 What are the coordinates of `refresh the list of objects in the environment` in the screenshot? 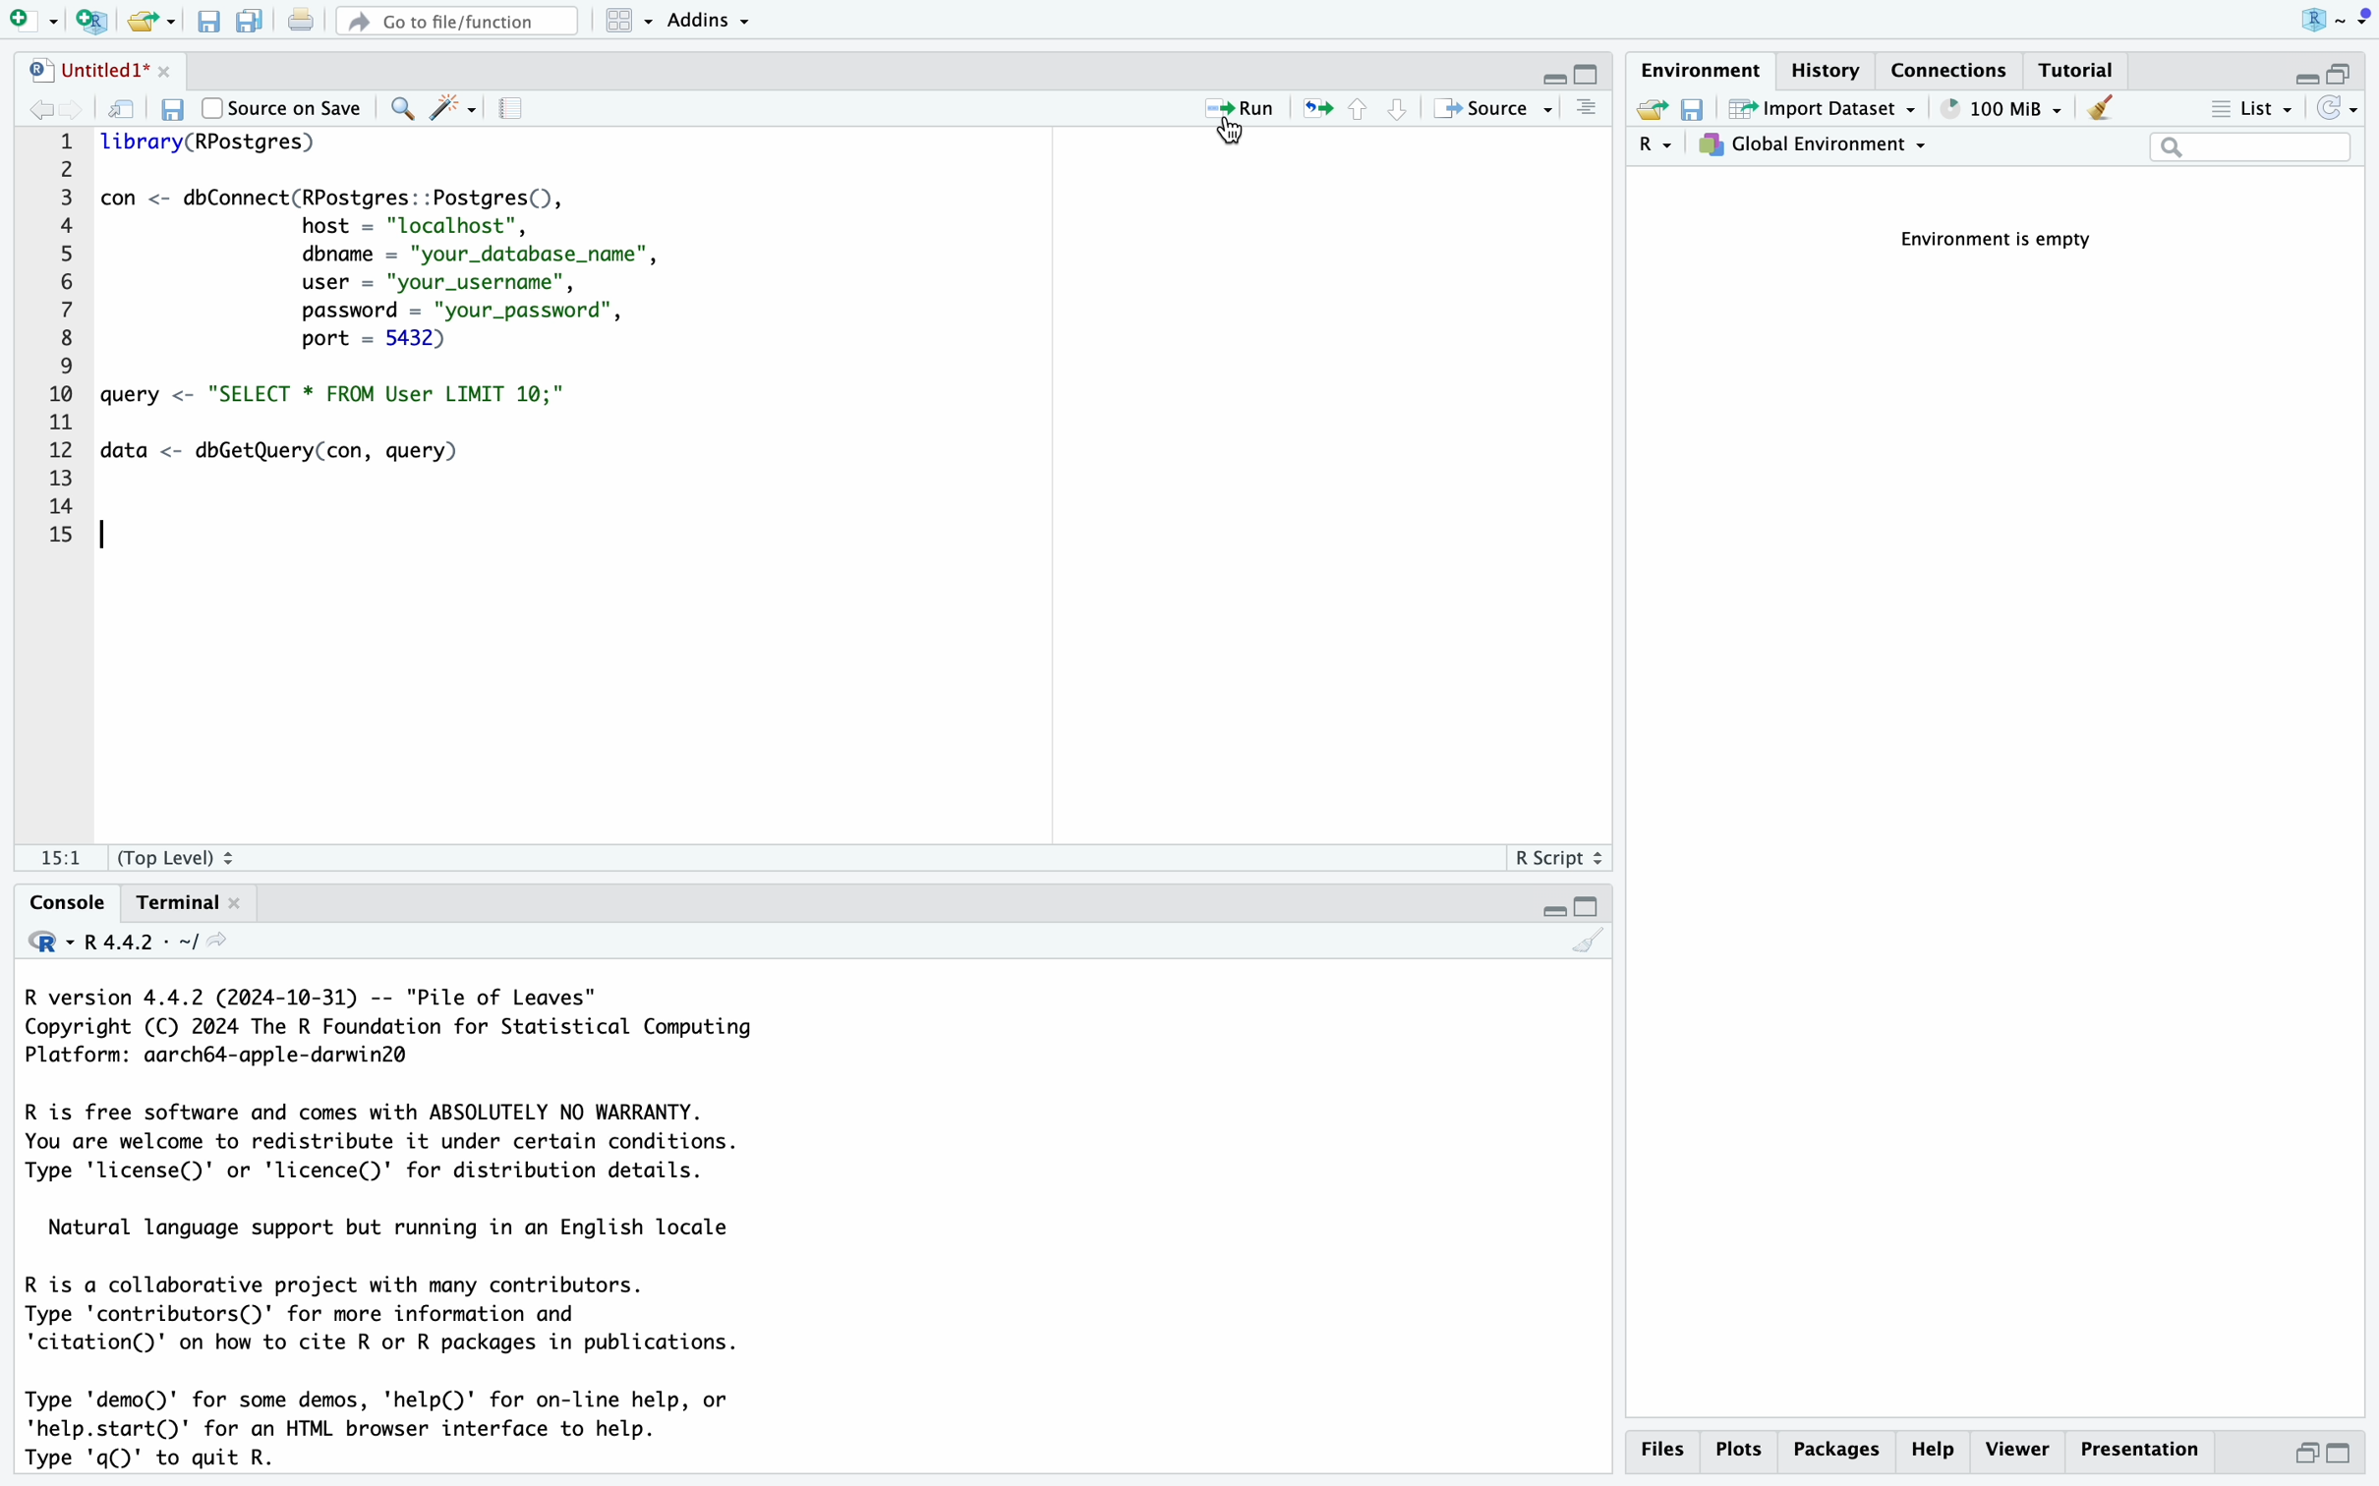 It's located at (2341, 112).